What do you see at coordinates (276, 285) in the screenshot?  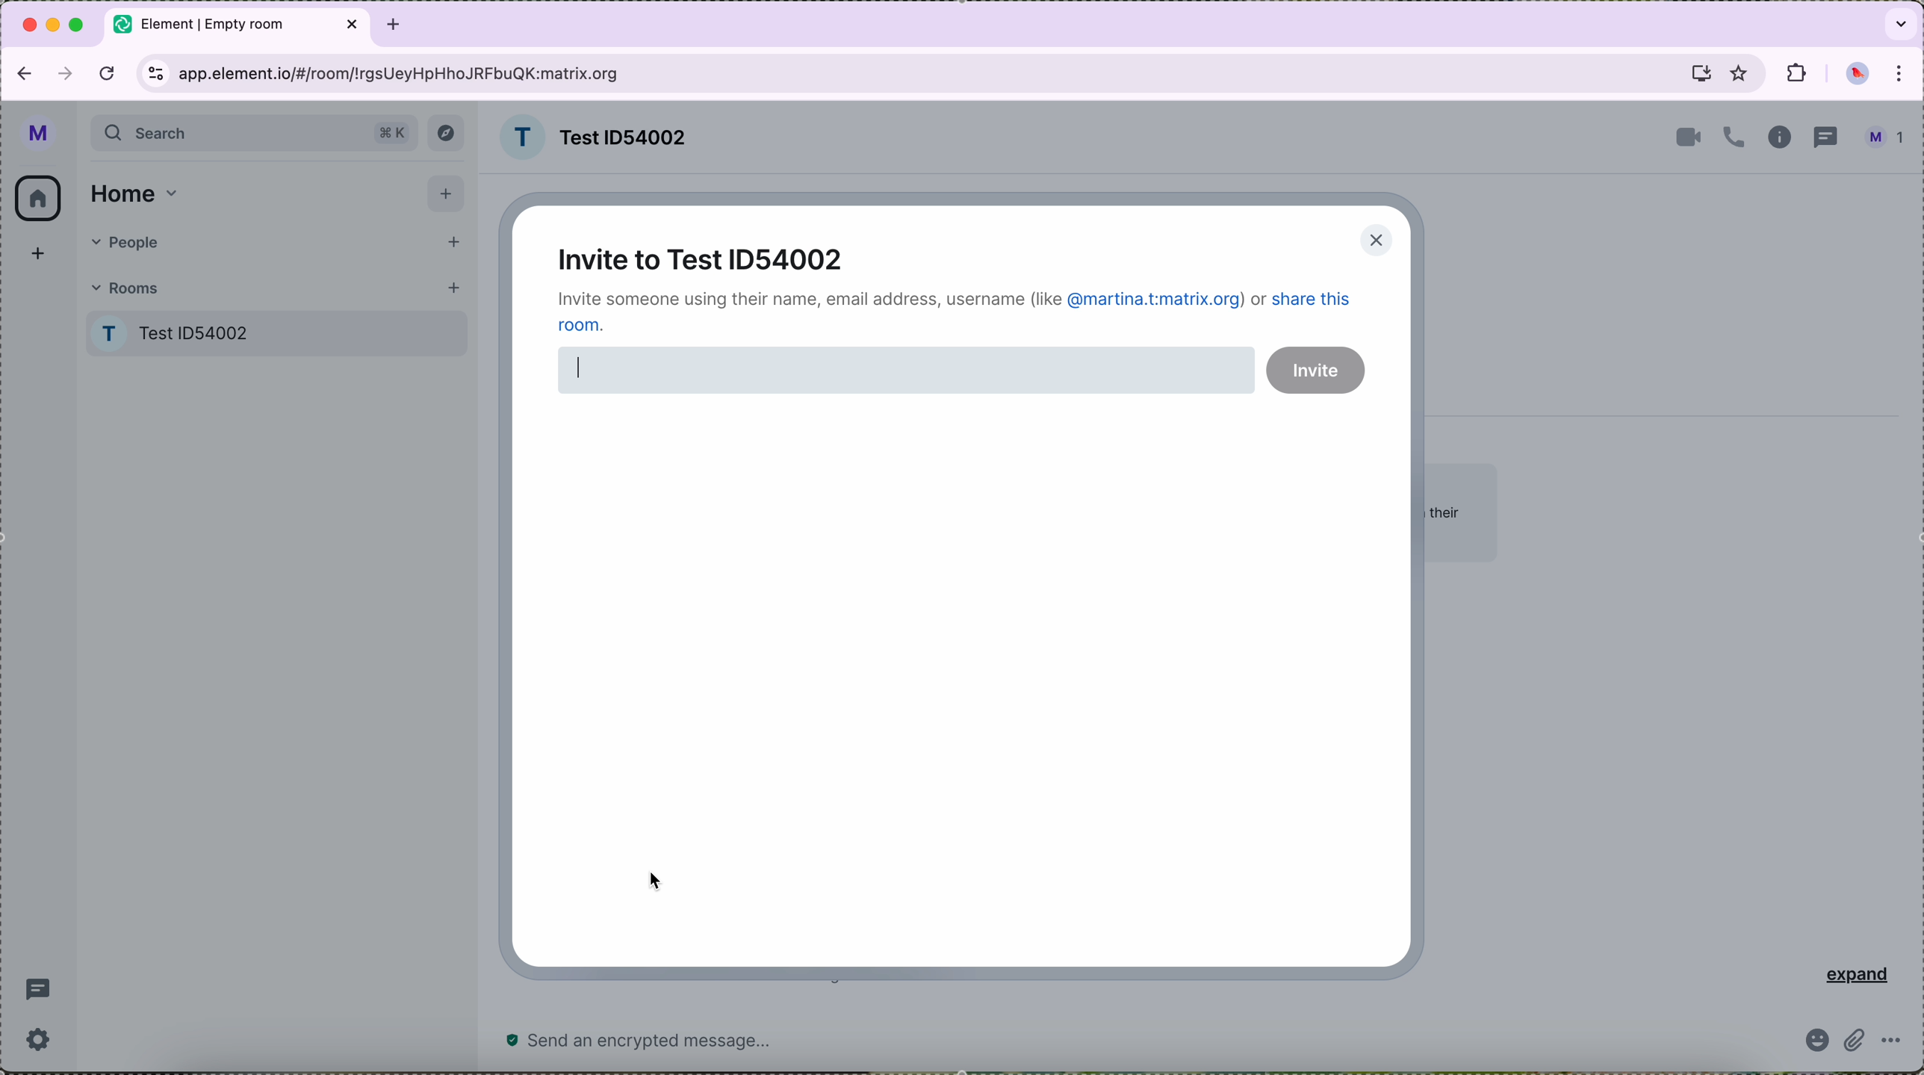 I see `rooms tab` at bounding box center [276, 285].